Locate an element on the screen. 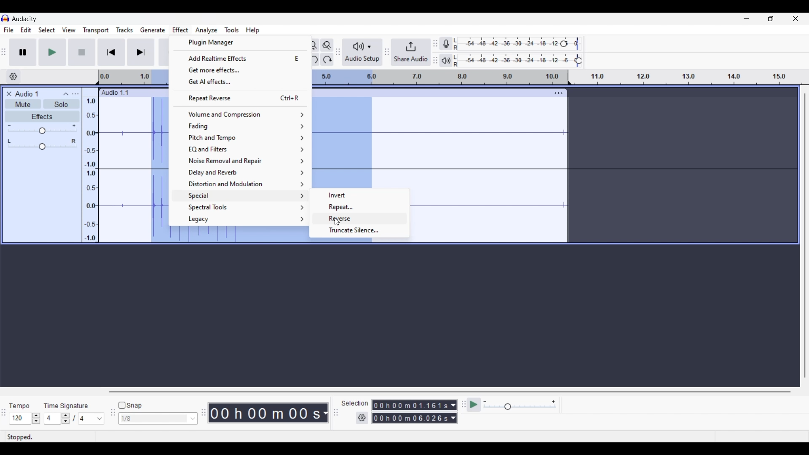  Play/Play once is located at coordinates (52, 52).